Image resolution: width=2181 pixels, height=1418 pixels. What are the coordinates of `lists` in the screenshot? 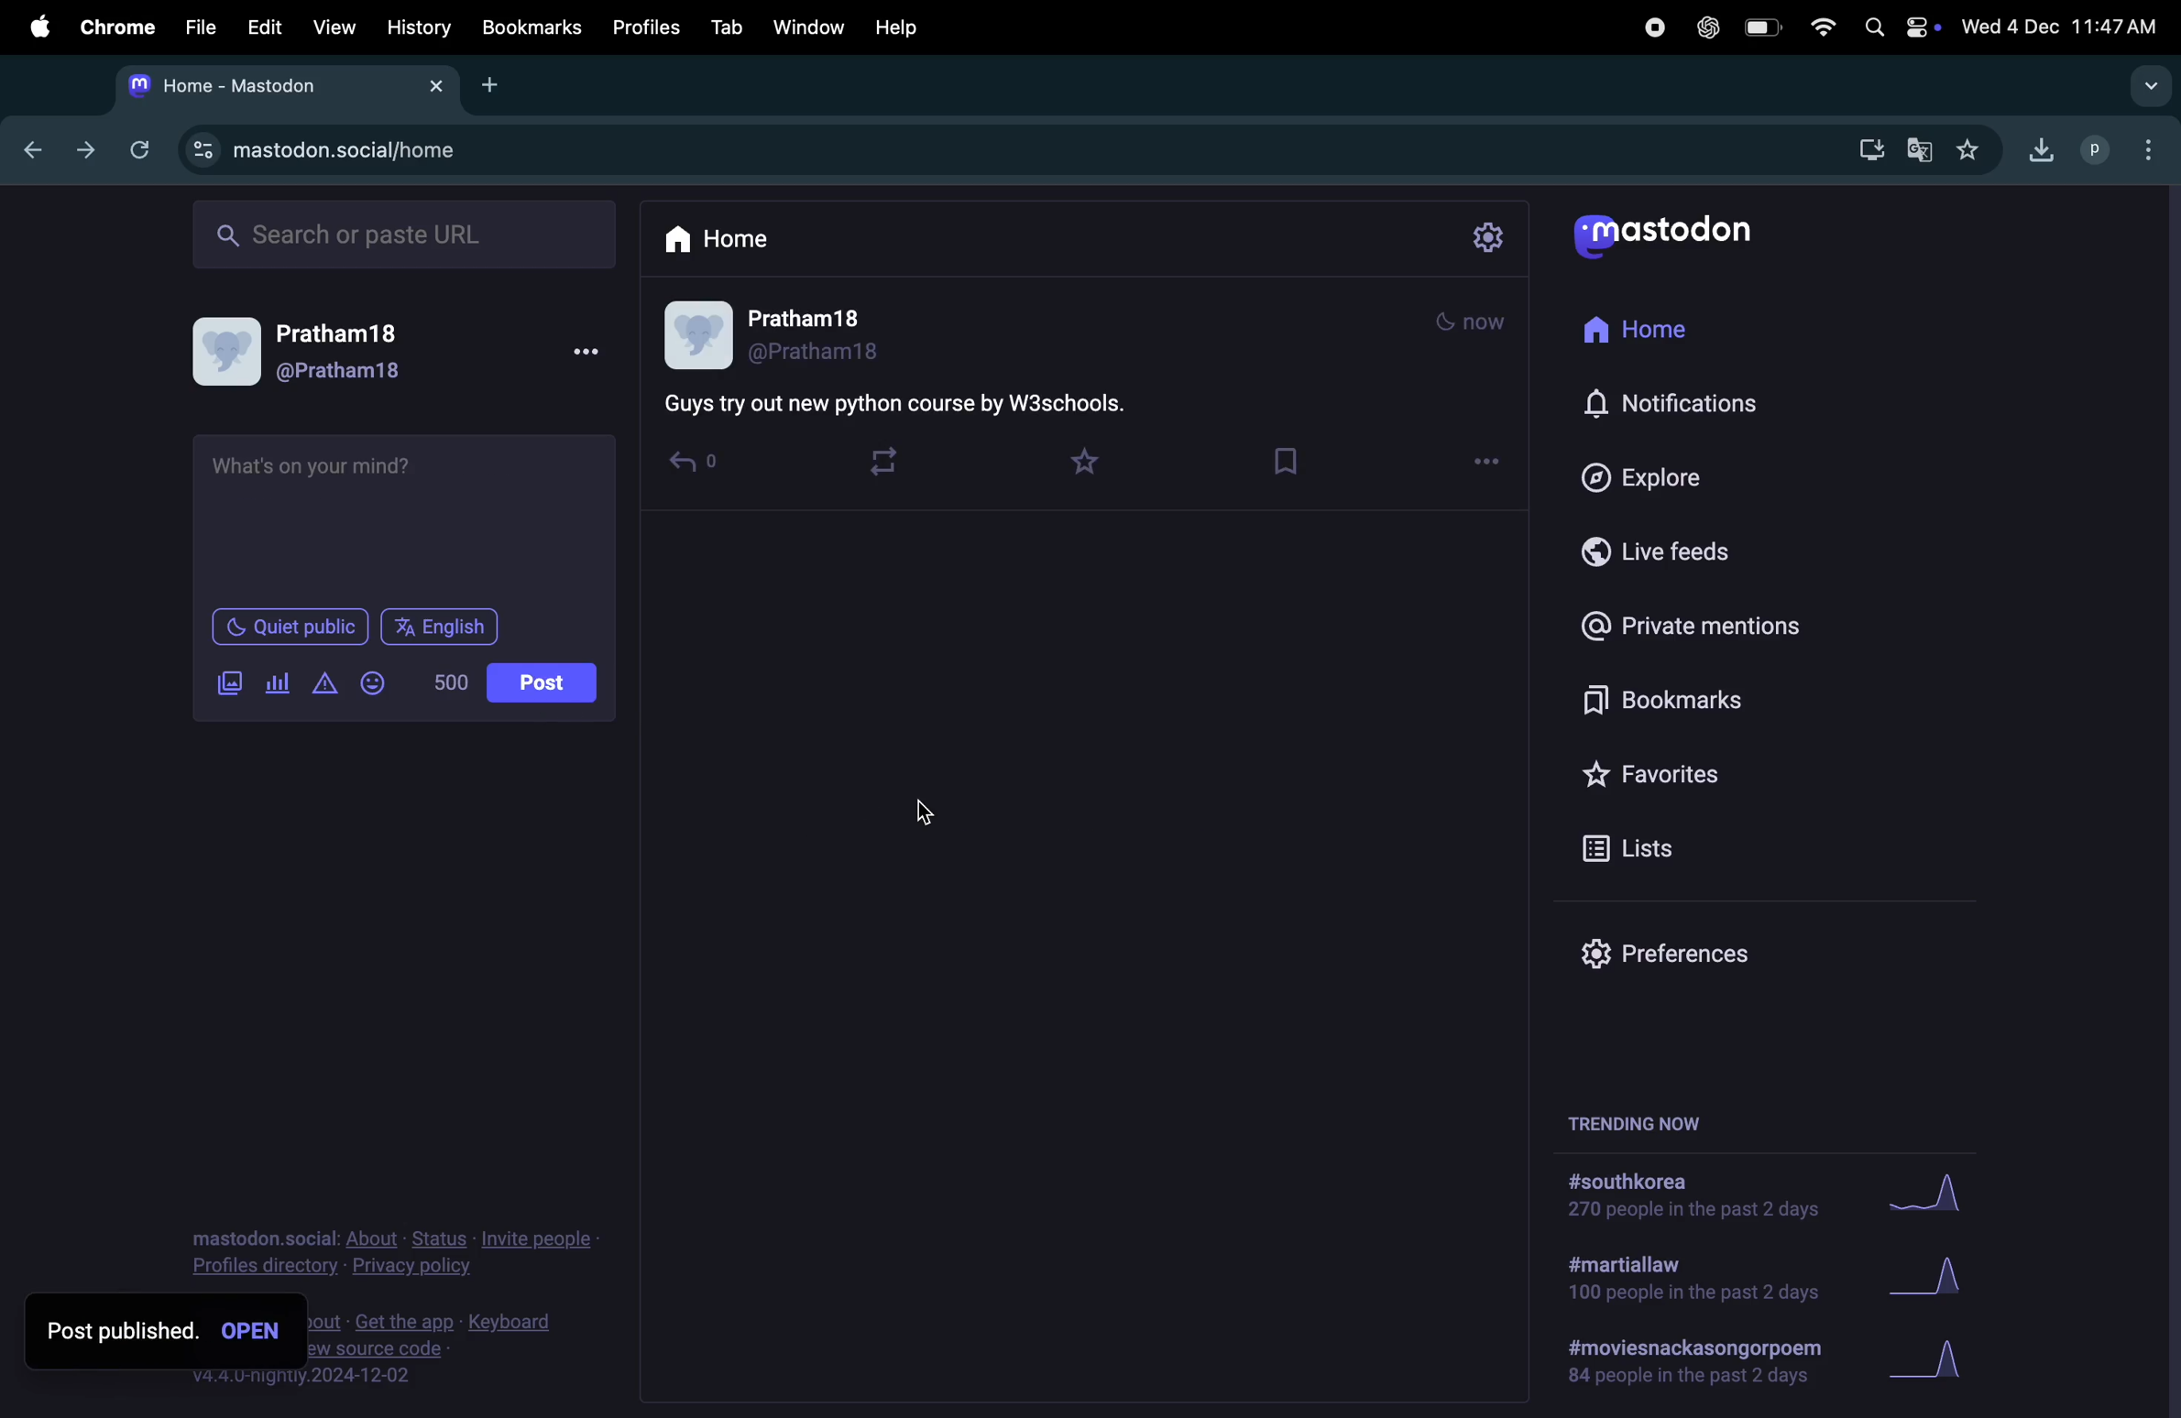 It's located at (1637, 847).